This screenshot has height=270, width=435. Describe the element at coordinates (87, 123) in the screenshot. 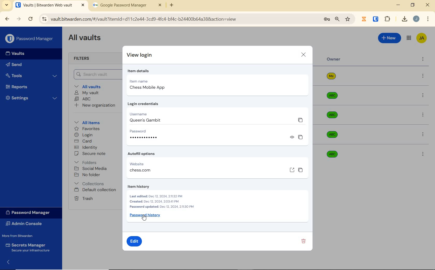

I see `All items` at that location.